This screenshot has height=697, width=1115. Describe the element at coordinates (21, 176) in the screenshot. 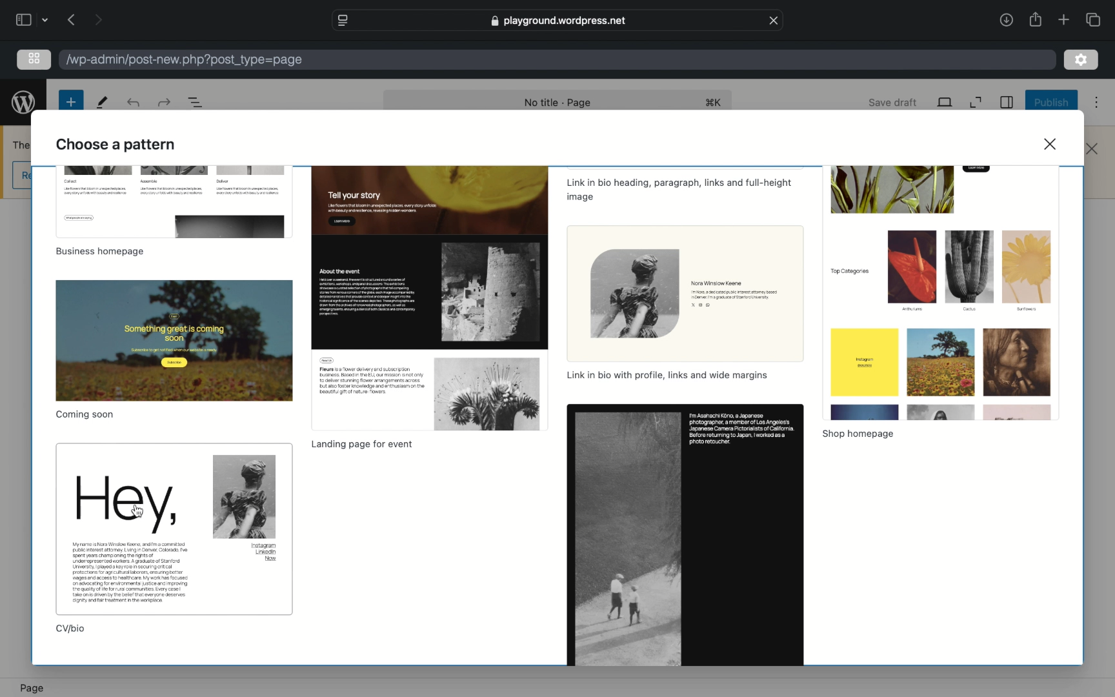

I see `obscure icon` at that location.